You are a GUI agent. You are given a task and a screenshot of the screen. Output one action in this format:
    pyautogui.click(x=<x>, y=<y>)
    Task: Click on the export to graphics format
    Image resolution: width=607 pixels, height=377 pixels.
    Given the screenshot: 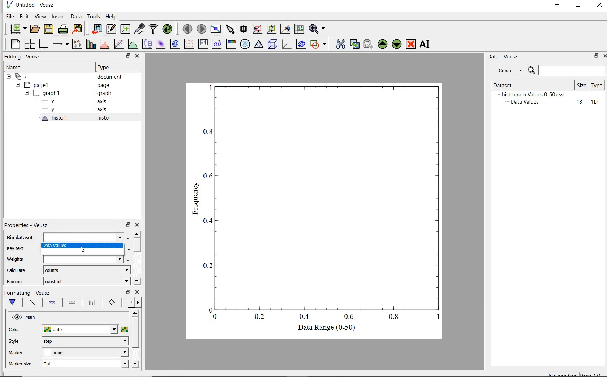 What is the action you would take?
    pyautogui.click(x=78, y=28)
    